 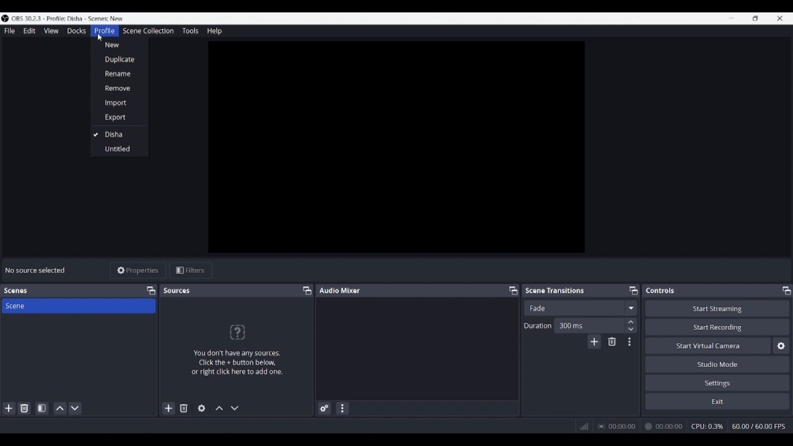 What do you see at coordinates (718, 308) in the screenshot?
I see `Start streaming` at bounding box center [718, 308].